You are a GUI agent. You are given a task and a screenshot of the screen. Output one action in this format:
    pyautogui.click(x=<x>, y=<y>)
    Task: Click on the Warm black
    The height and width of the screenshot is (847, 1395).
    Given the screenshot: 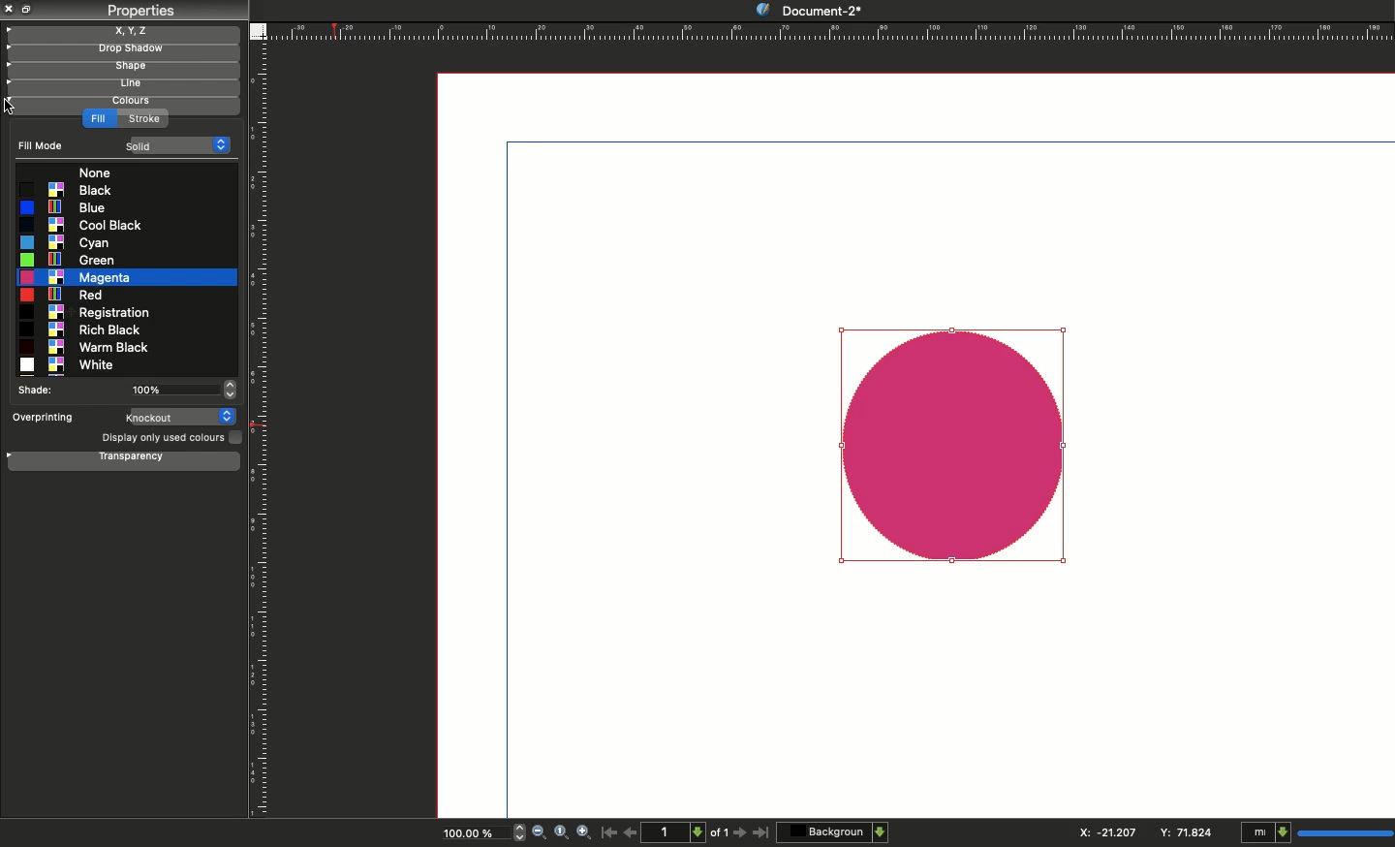 What is the action you would take?
    pyautogui.click(x=92, y=345)
    